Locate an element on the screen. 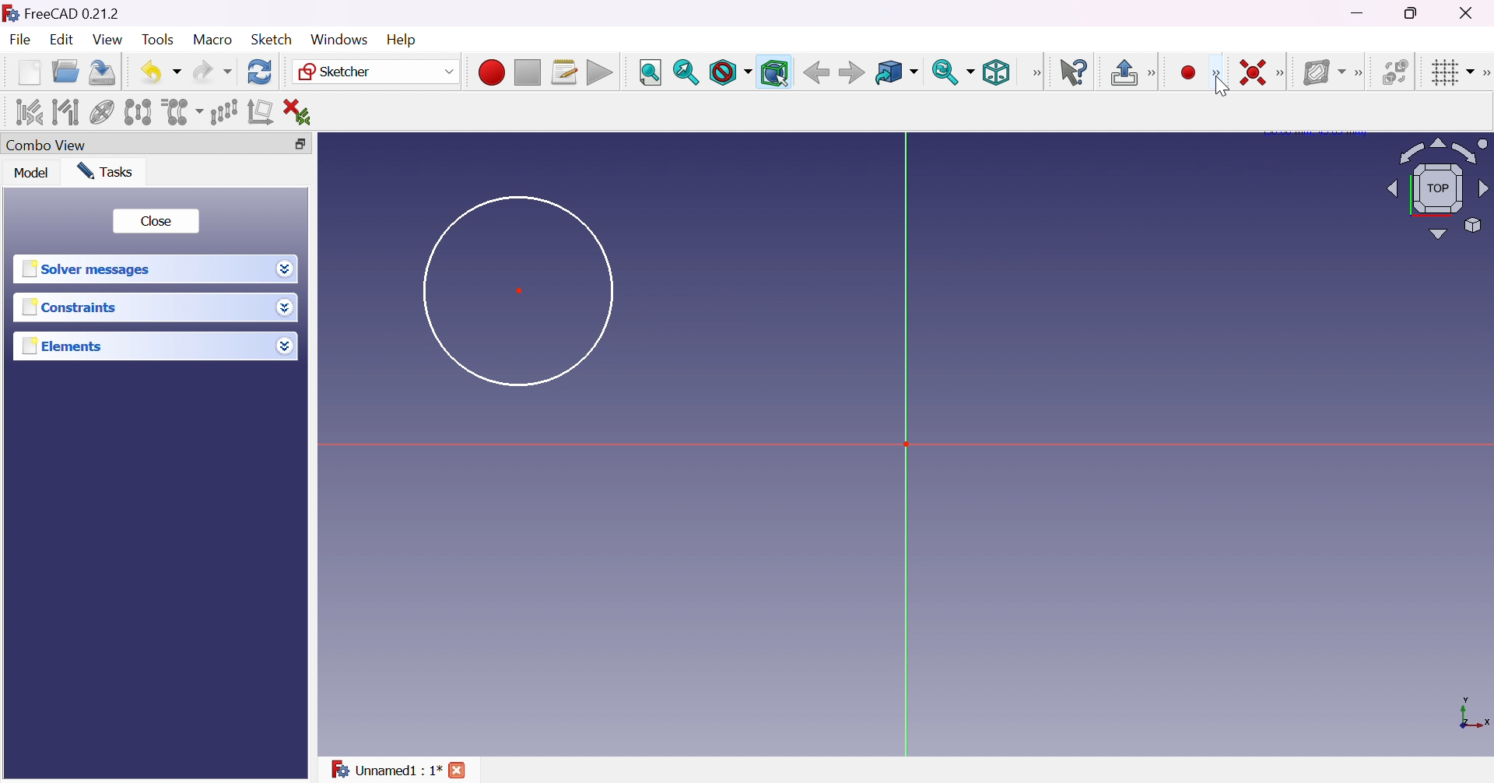 The height and width of the screenshot is (783, 1494). Leave sketch is located at coordinates (1133, 72).